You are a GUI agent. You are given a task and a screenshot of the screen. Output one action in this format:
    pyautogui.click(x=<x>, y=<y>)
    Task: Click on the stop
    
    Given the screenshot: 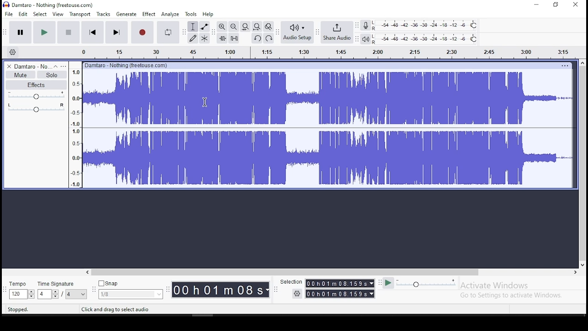 What is the action you would take?
    pyautogui.click(x=68, y=32)
    